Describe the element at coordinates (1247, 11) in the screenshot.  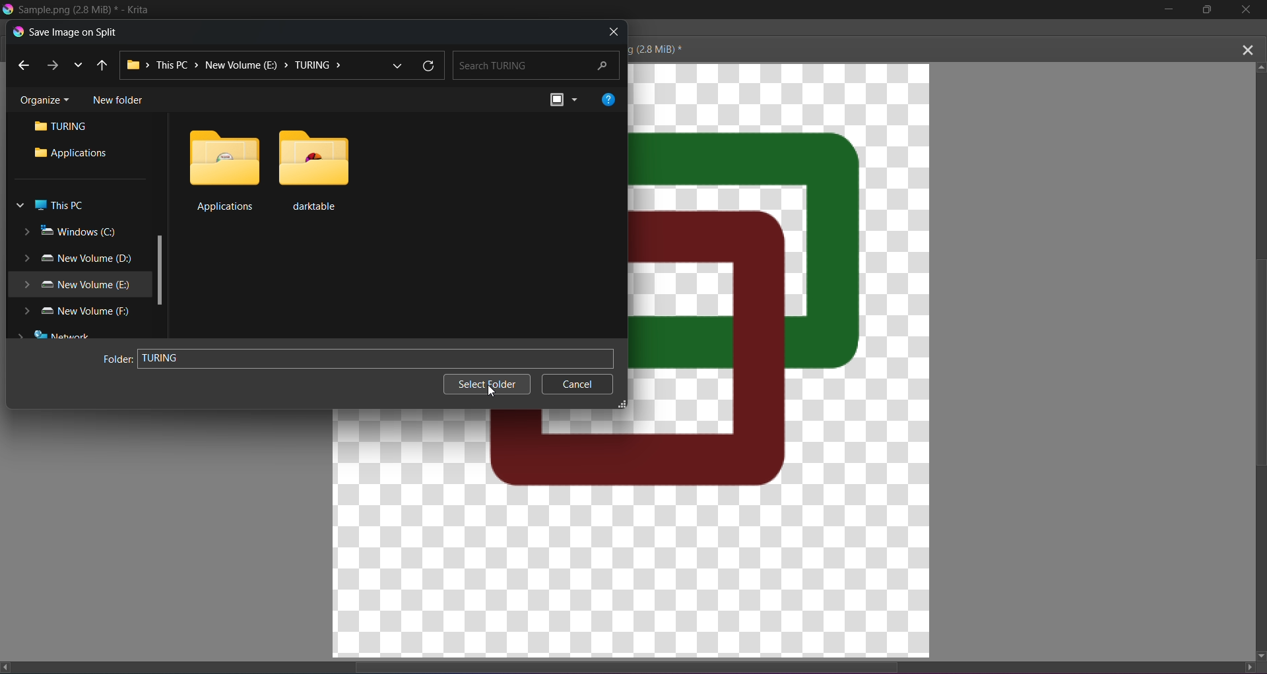
I see `Close` at that location.